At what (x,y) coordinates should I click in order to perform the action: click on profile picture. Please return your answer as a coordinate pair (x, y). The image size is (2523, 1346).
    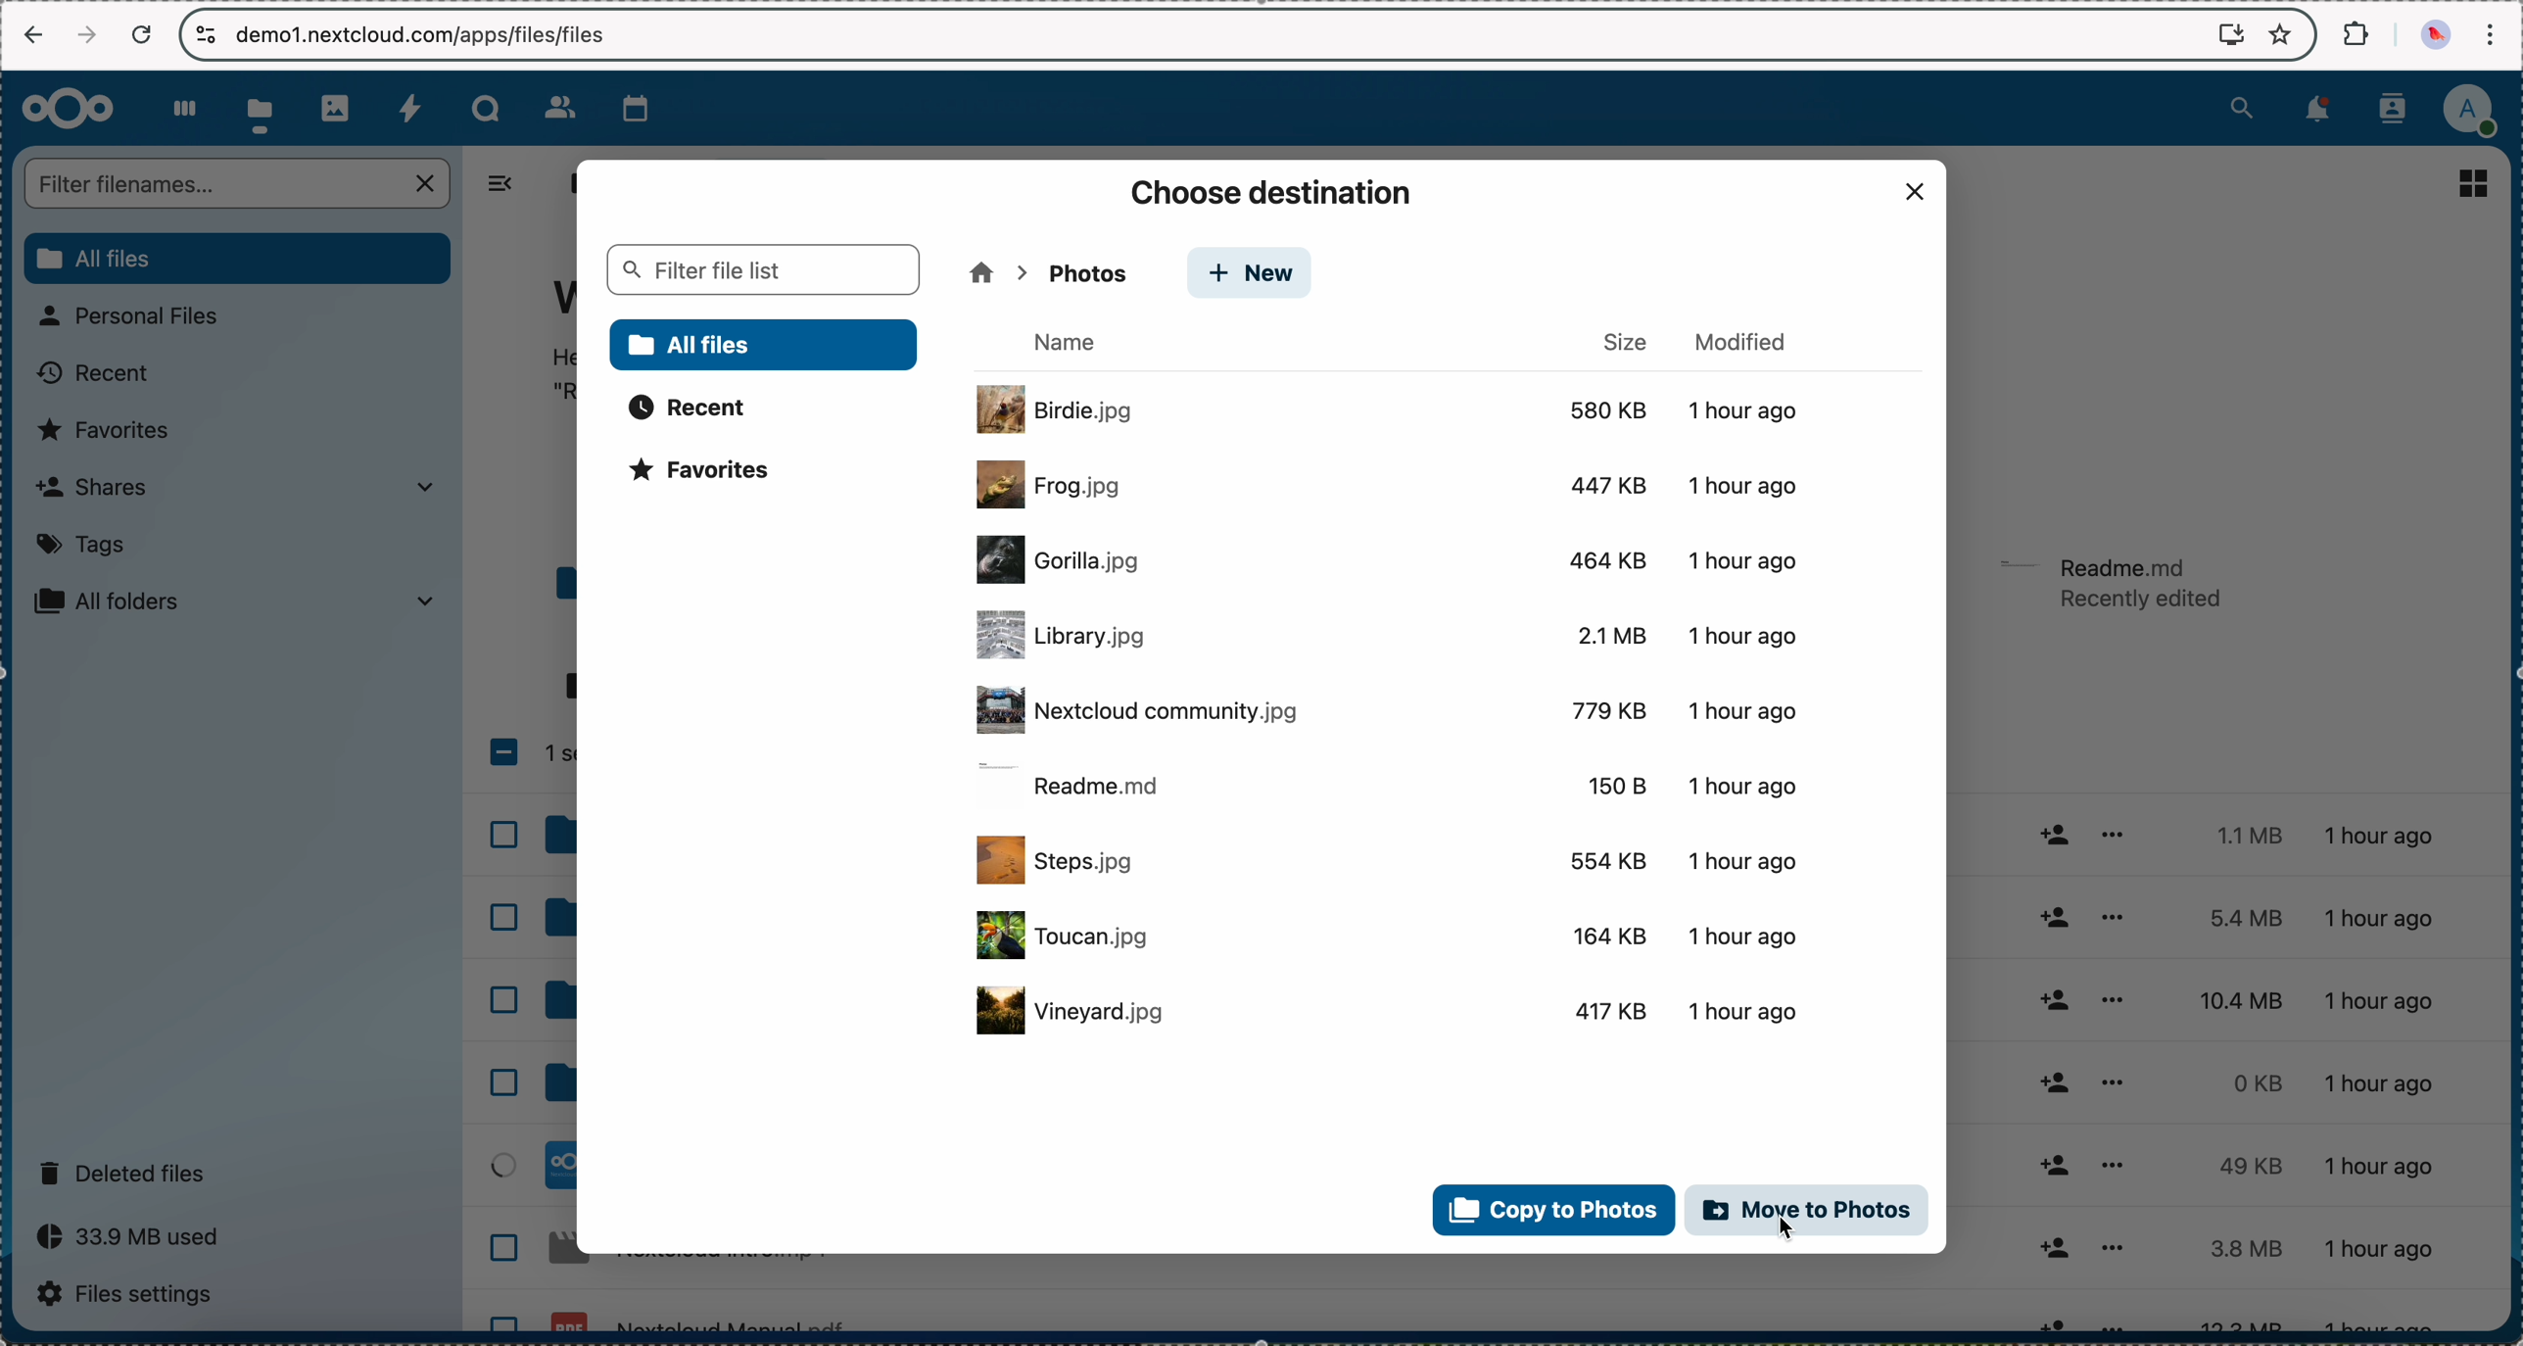
    Looking at the image, I should click on (2433, 35).